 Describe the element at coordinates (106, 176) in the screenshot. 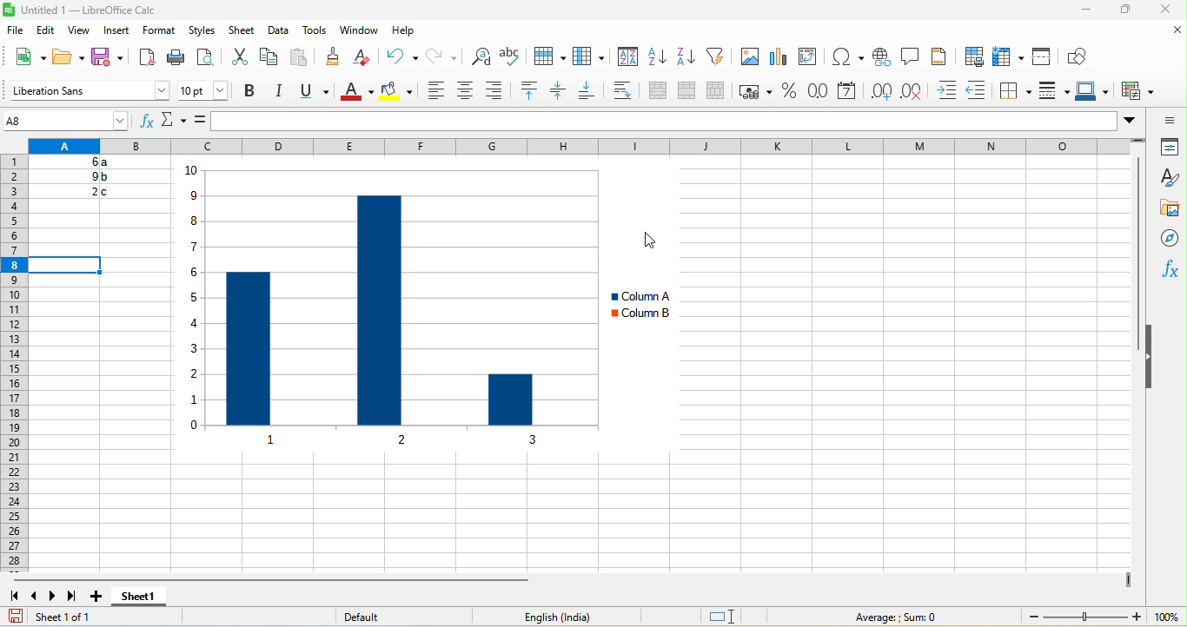

I see `b` at that location.